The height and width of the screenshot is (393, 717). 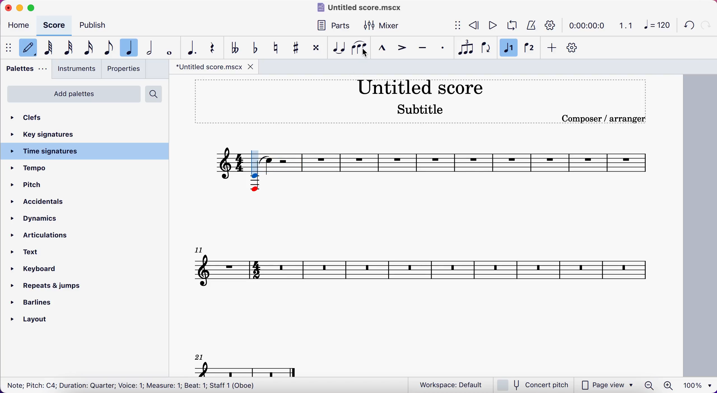 What do you see at coordinates (53, 135) in the screenshot?
I see `key signatures` at bounding box center [53, 135].